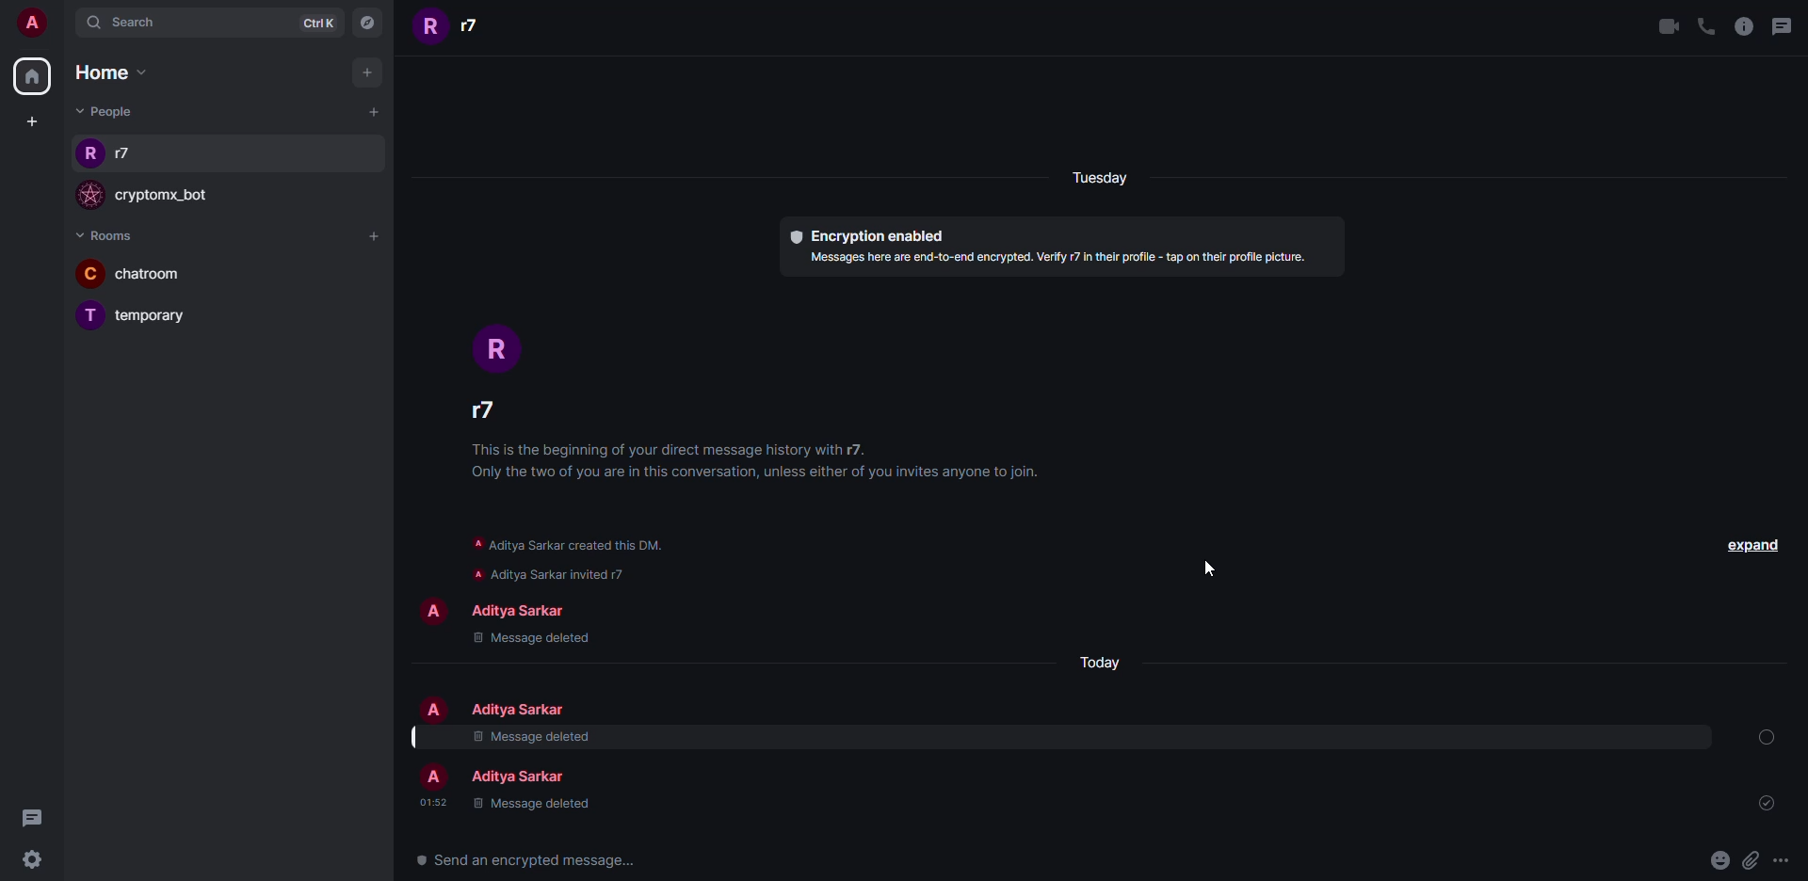  What do you see at coordinates (89, 273) in the screenshot?
I see `profile` at bounding box center [89, 273].